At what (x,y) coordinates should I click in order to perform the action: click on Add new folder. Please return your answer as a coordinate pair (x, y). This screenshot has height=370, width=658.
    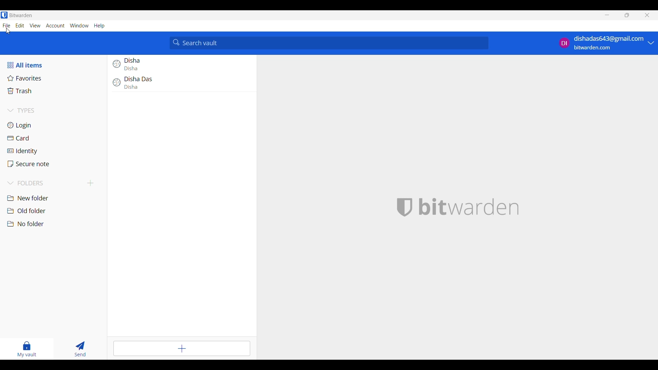
    Looking at the image, I should click on (91, 183).